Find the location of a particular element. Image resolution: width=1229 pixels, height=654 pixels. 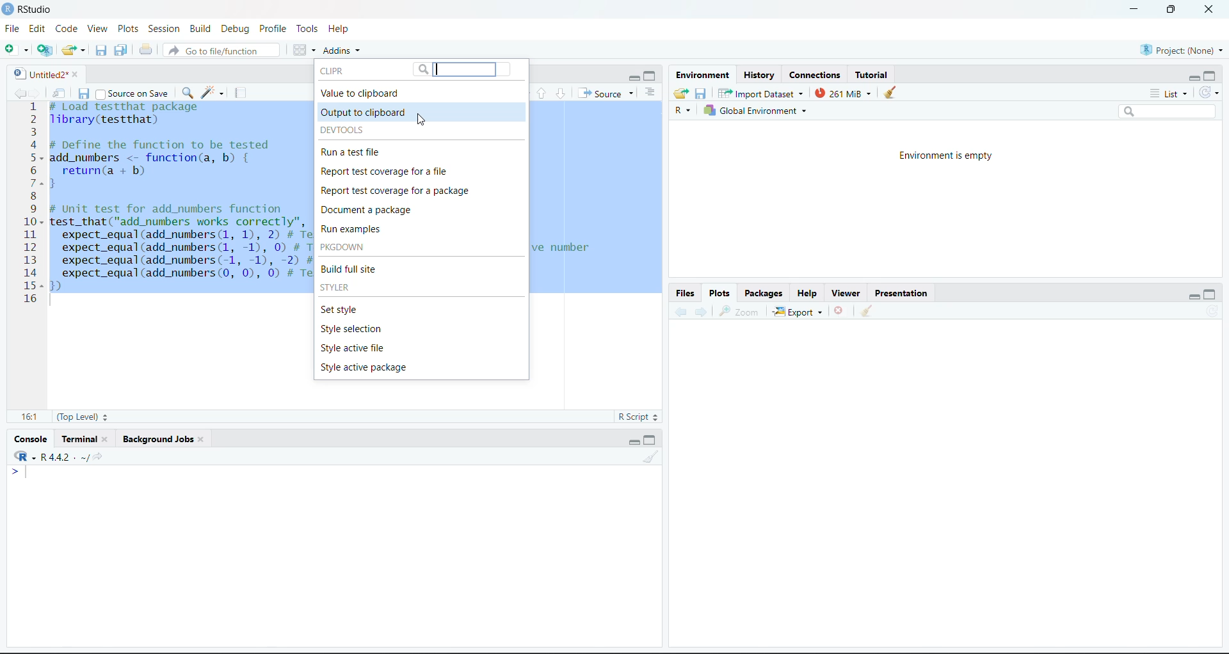

Document a package is located at coordinates (366, 209).